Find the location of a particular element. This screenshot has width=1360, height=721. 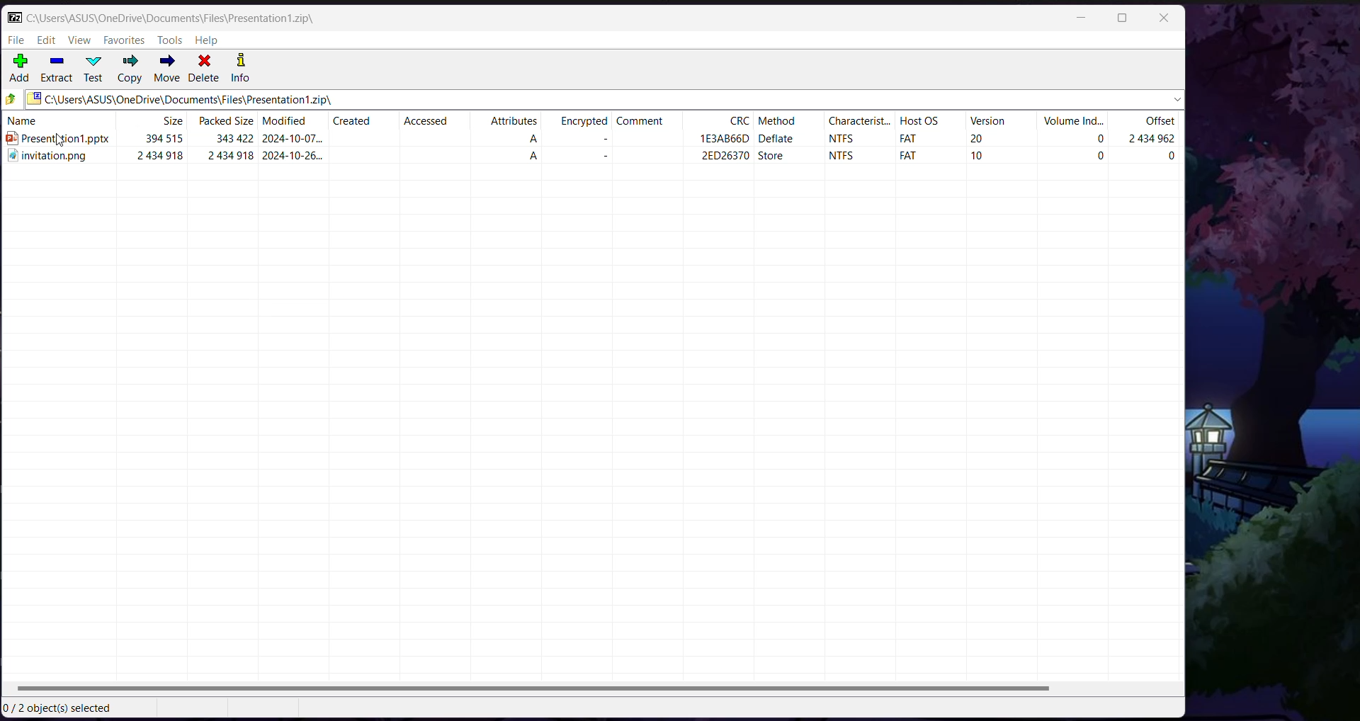

1E3AB66d is located at coordinates (726, 137).